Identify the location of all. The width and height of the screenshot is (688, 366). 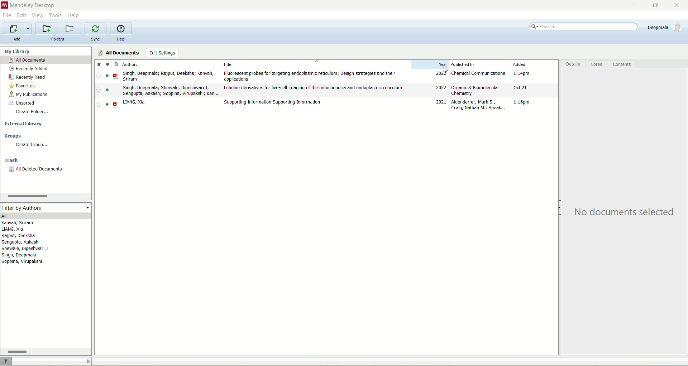
(45, 215).